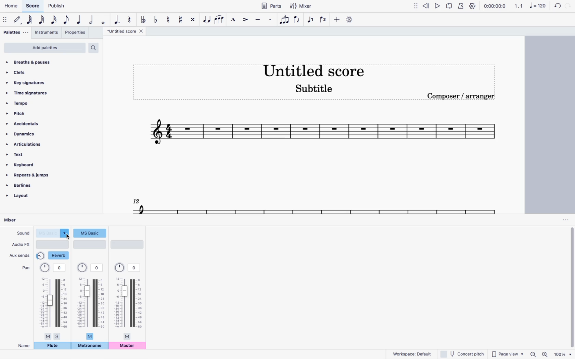 This screenshot has width=575, height=359. Describe the element at coordinates (80, 20) in the screenshot. I see `quarter note` at that location.